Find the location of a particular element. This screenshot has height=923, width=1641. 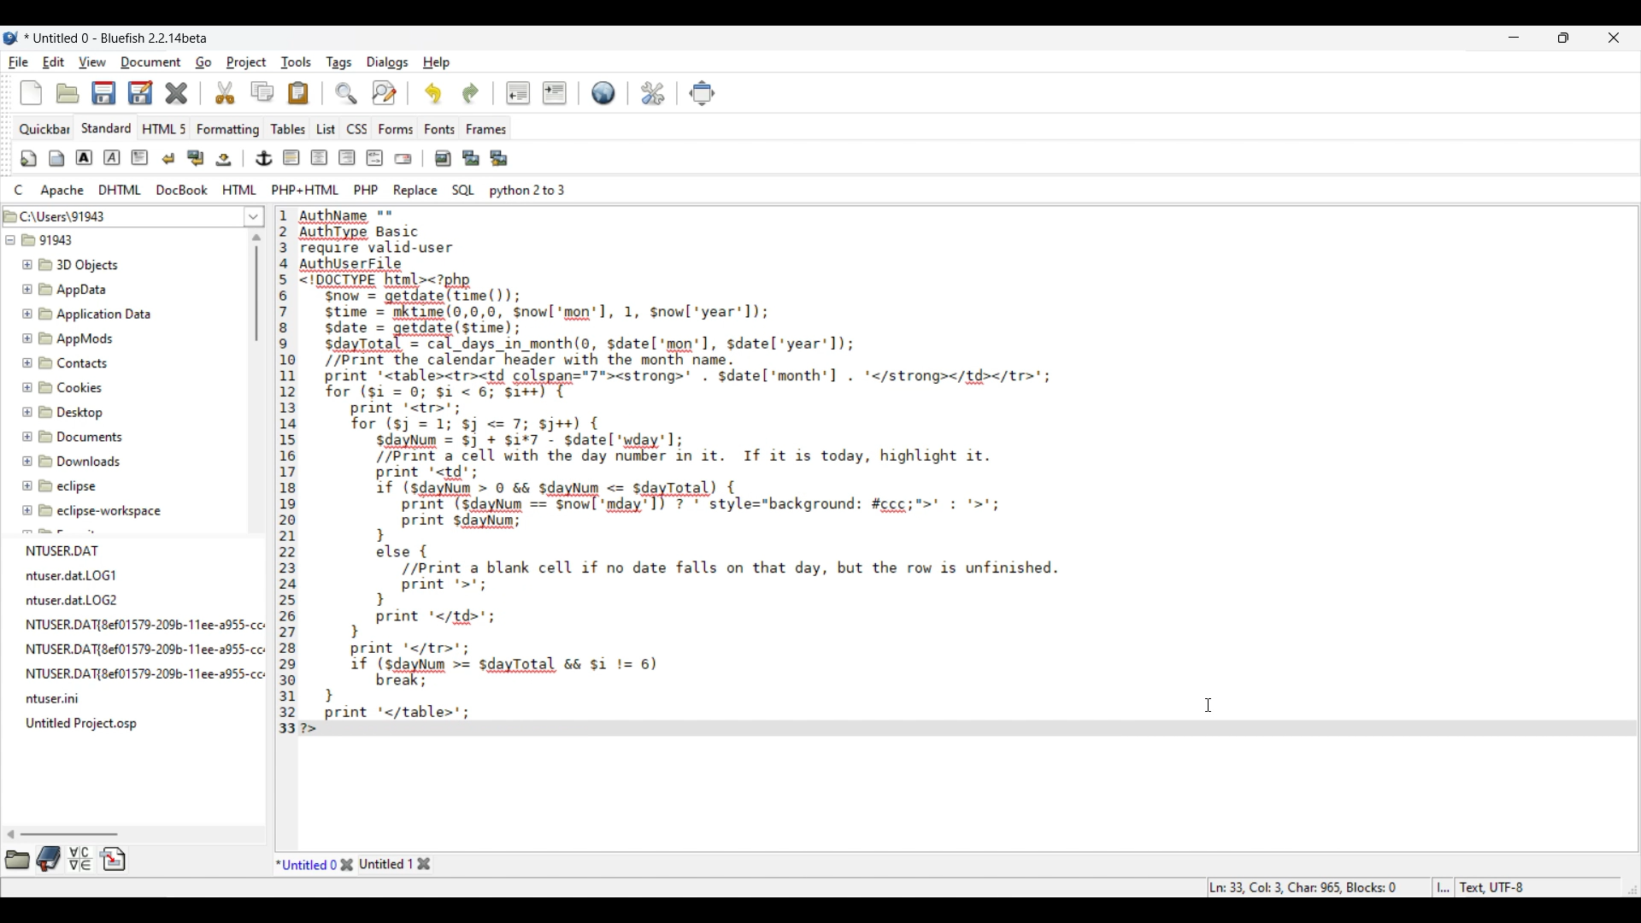

File menu is located at coordinates (19, 62).